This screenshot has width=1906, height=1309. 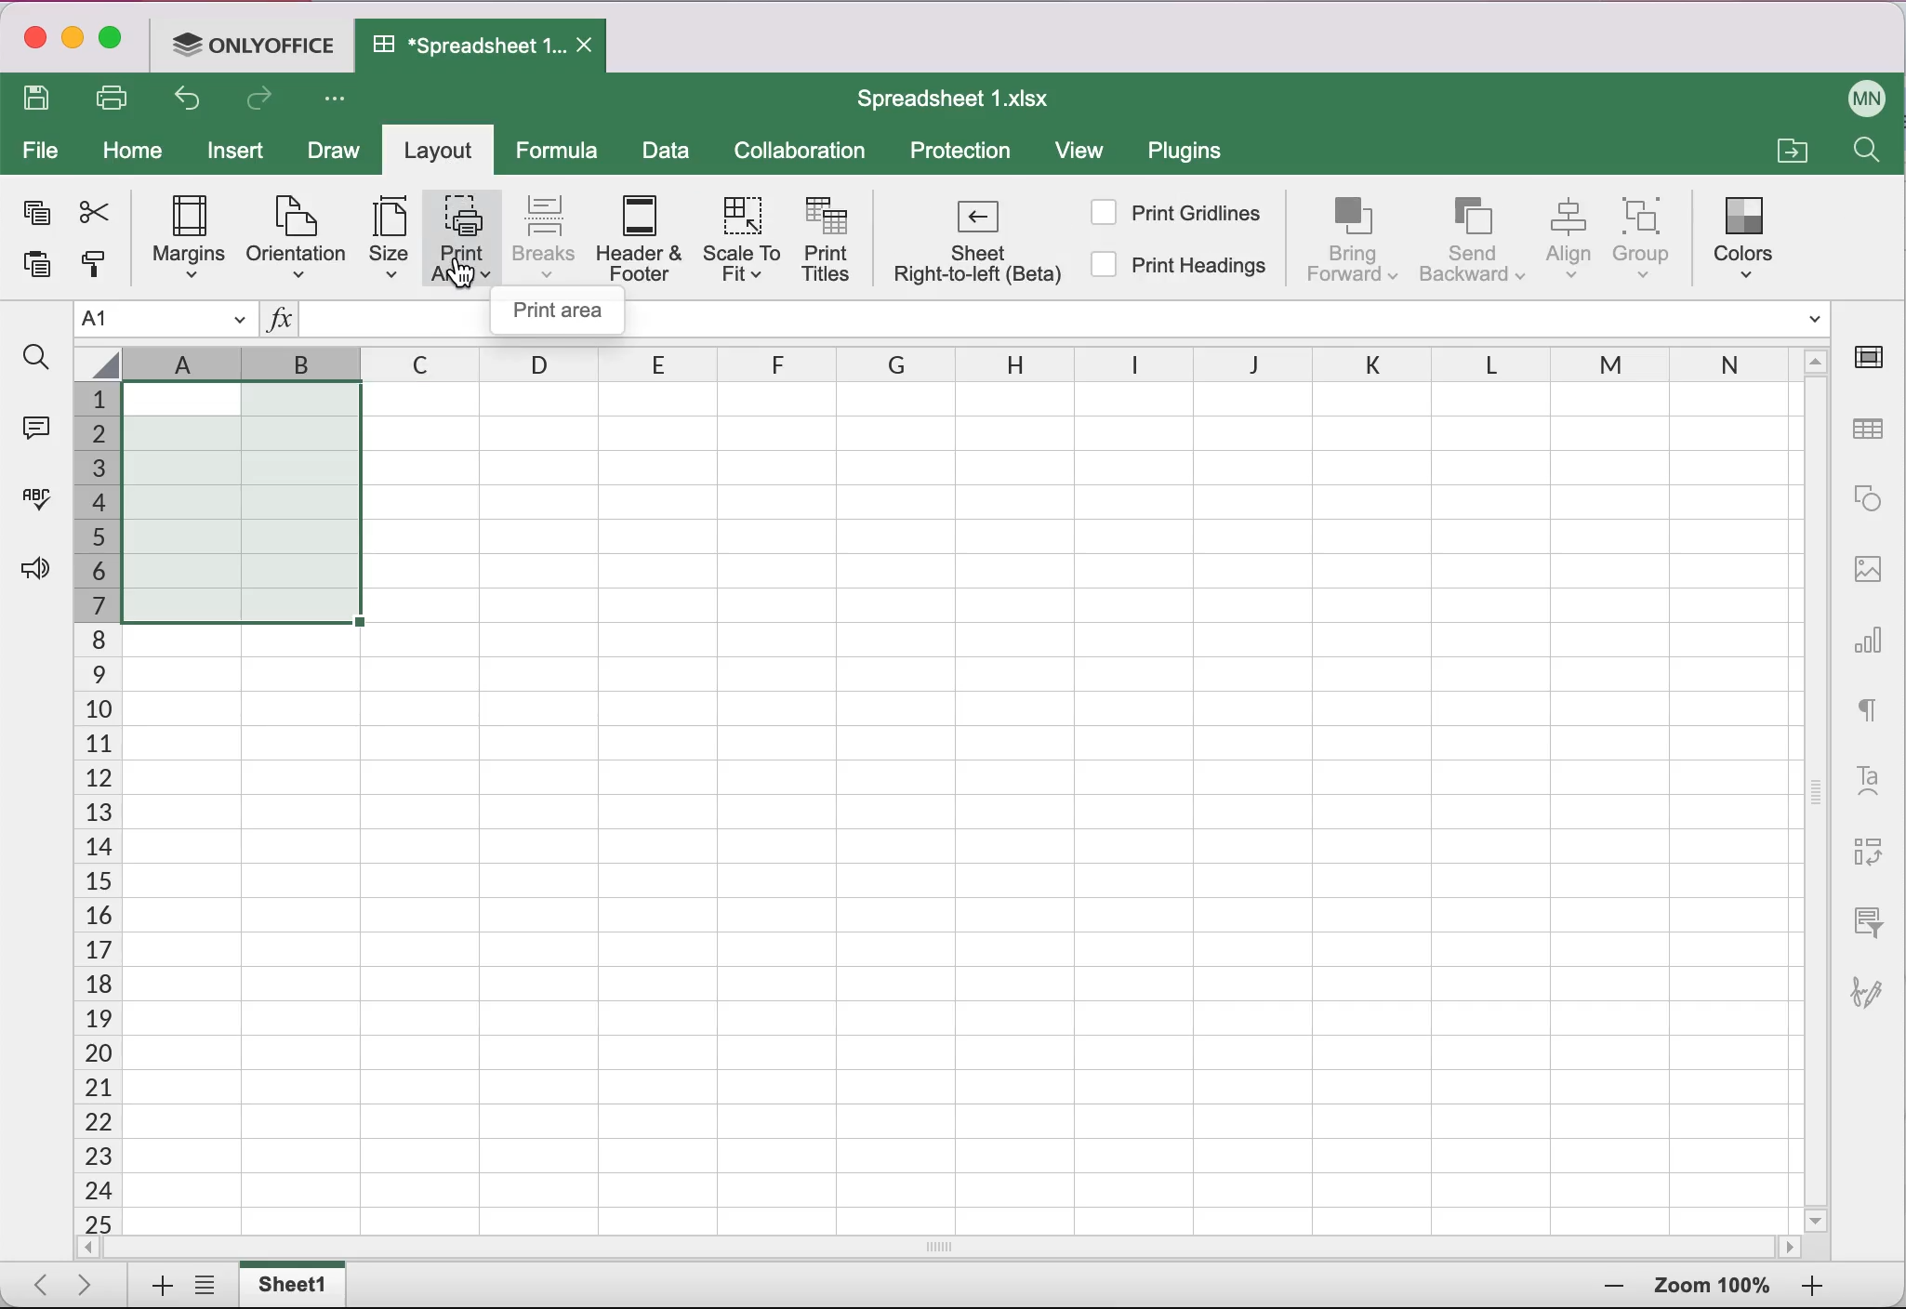 I want to click on selected cells, so click(x=239, y=501).